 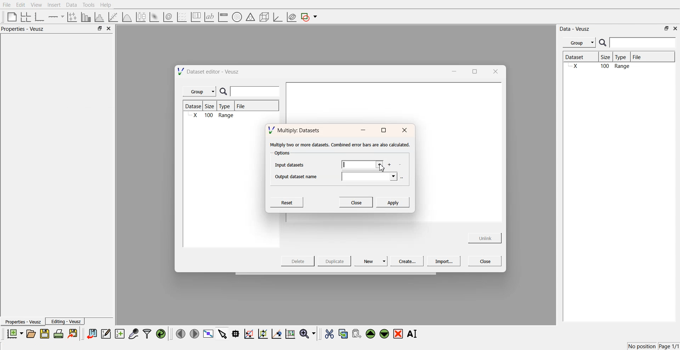 I want to click on New, so click(x=372, y=261).